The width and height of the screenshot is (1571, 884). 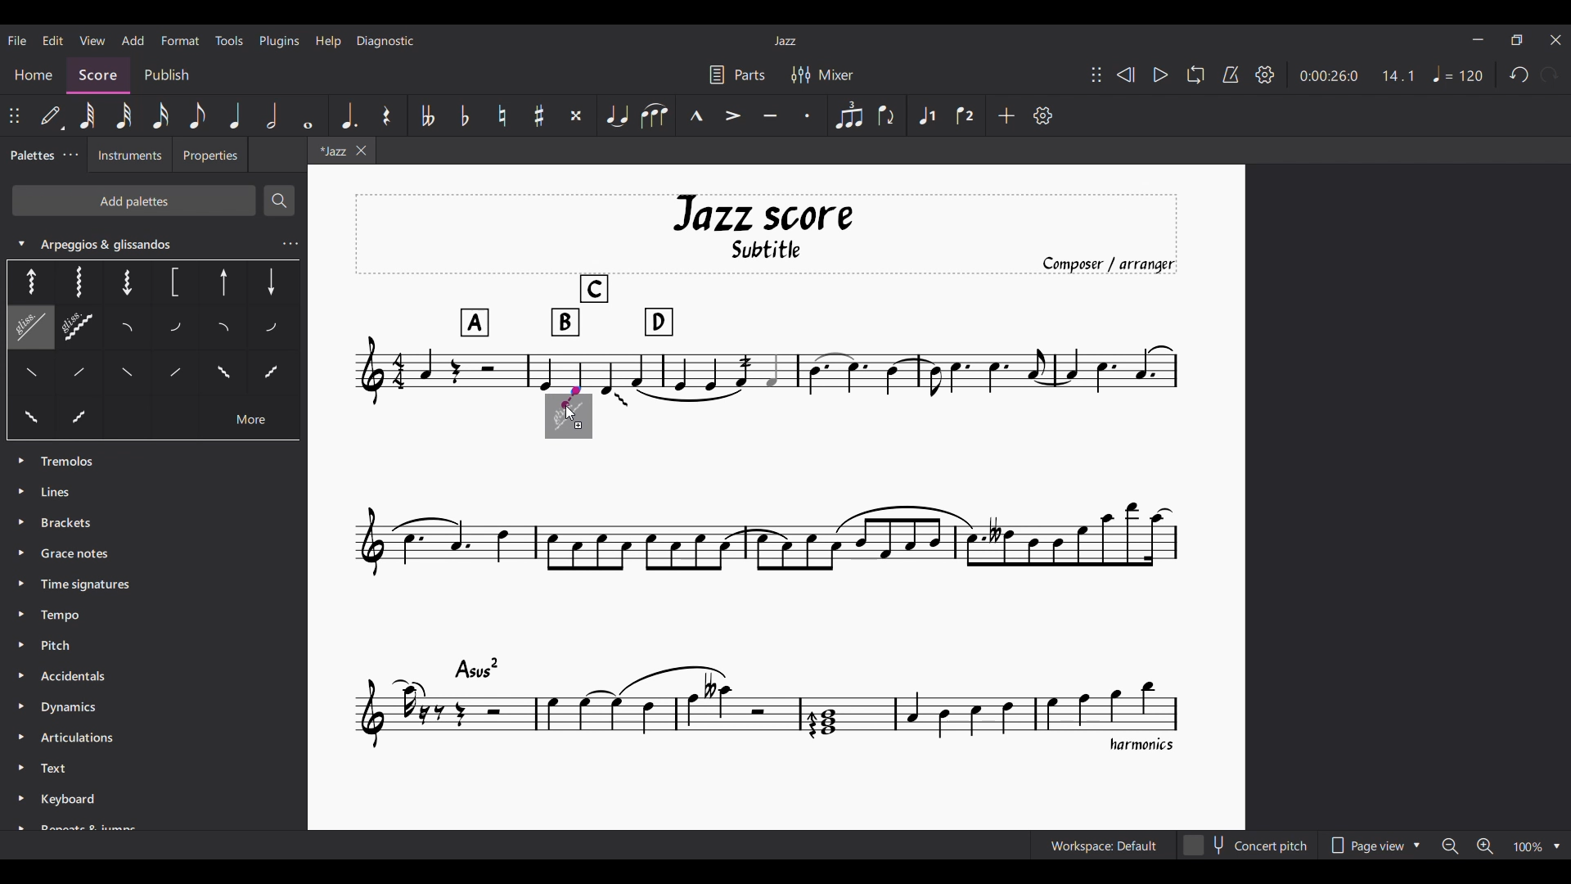 What do you see at coordinates (57, 643) in the screenshot?
I see `Pitch` at bounding box center [57, 643].